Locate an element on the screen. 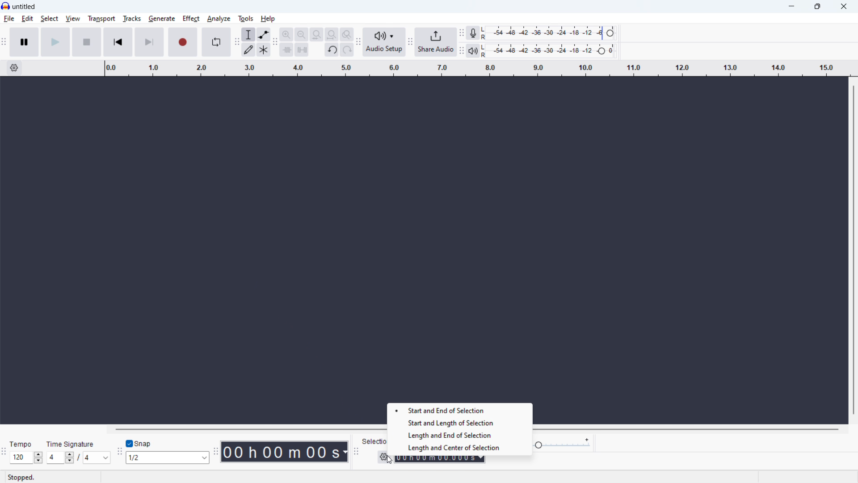  share audio toolbar is located at coordinates (410, 43).